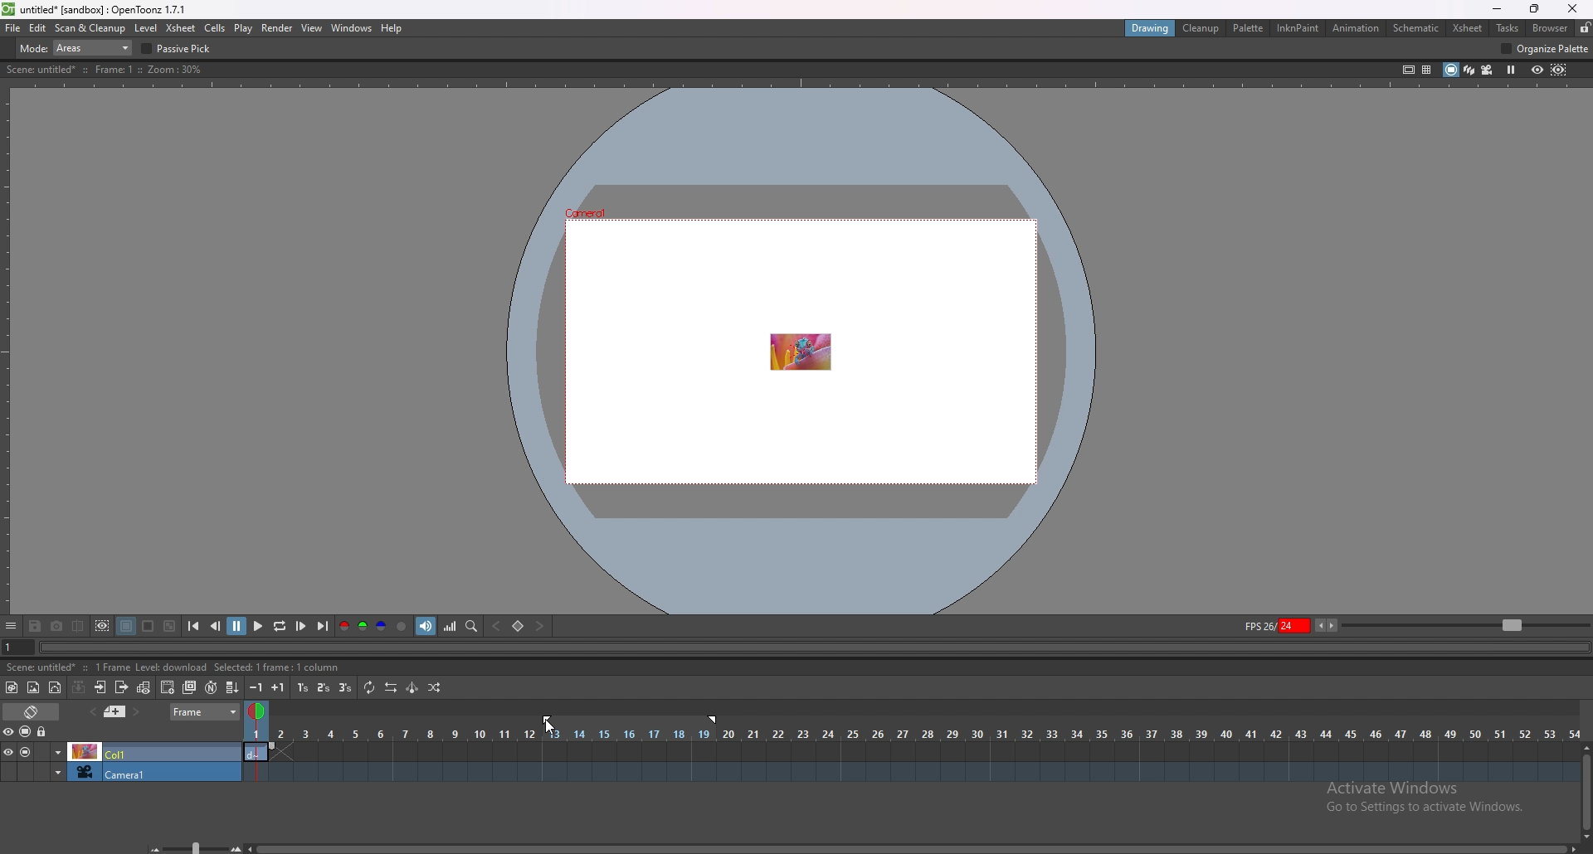  I want to click on new raster level`, so click(33, 687).